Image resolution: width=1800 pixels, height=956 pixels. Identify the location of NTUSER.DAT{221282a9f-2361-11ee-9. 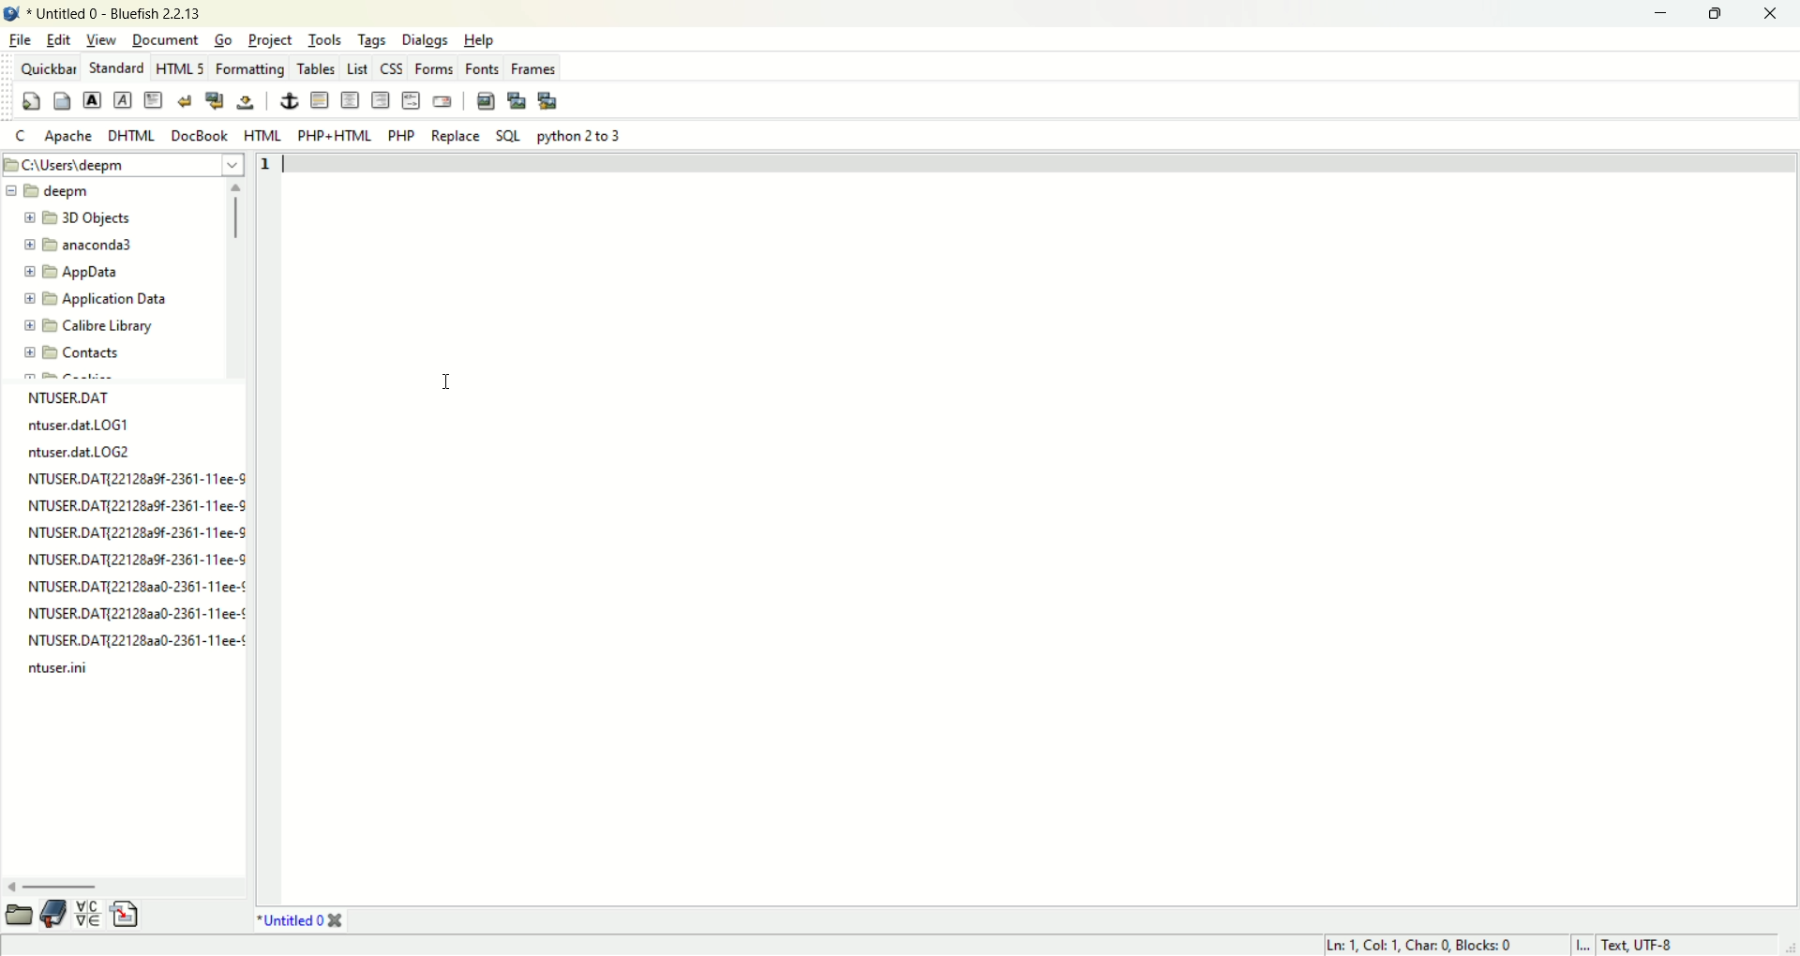
(140, 558).